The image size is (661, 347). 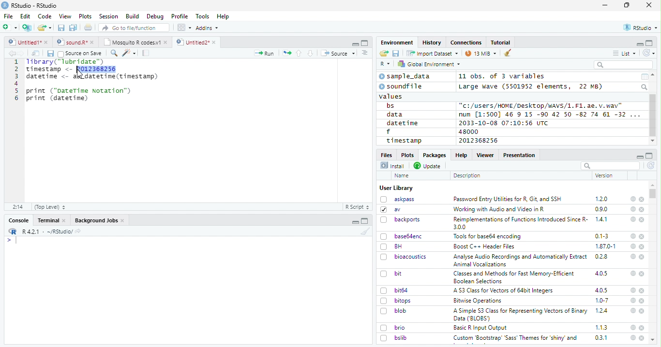 I want to click on RStudio, so click(x=641, y=28).